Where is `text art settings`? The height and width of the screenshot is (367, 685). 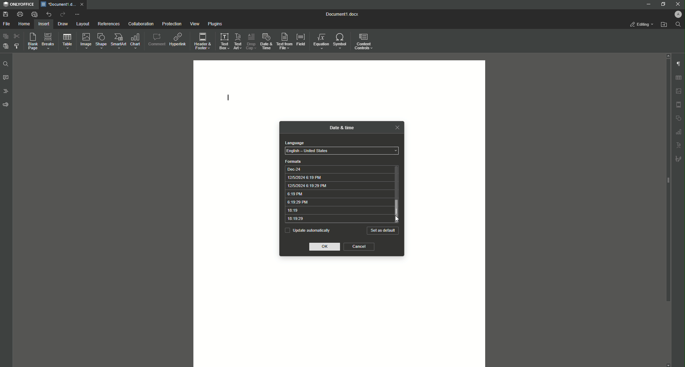 text art settings is located at coordinates (679, 144).